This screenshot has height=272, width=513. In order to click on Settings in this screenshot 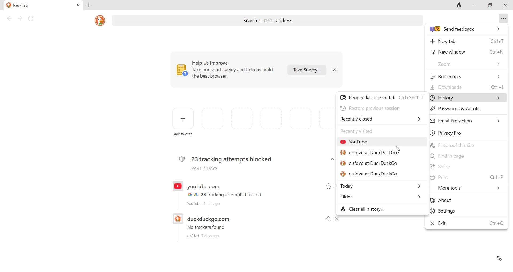, I will do `click(467, 211)`.